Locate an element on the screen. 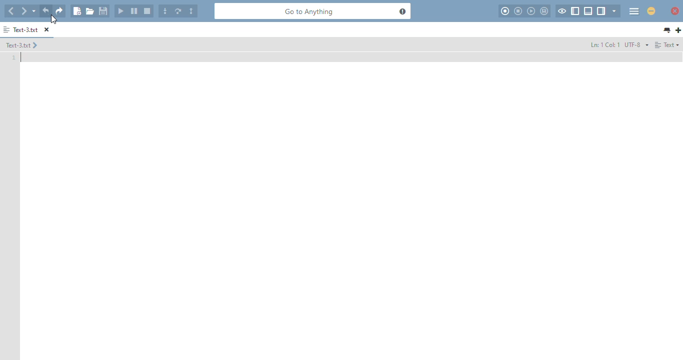  redo last action is located at coordinates (59, 11).